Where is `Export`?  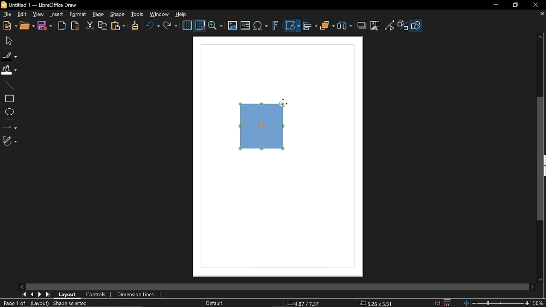
Export is located at coordinates (61, 26).